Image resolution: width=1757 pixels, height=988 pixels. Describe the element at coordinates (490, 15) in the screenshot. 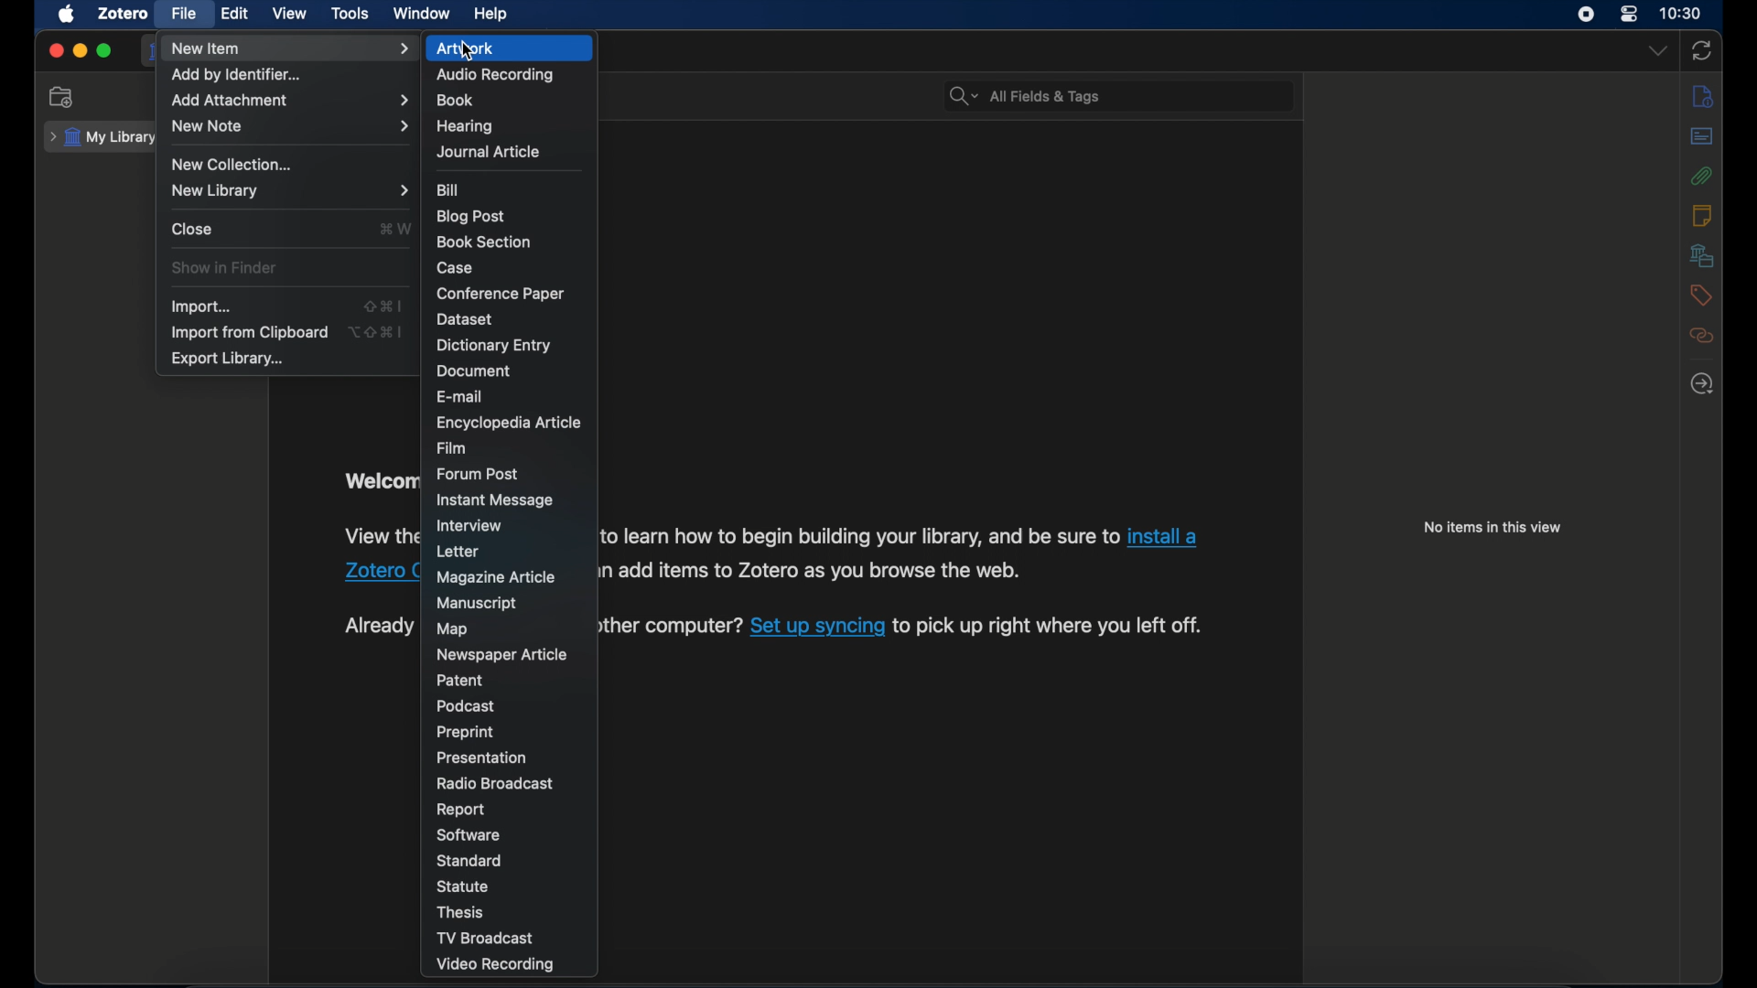

I see `help` at that location.